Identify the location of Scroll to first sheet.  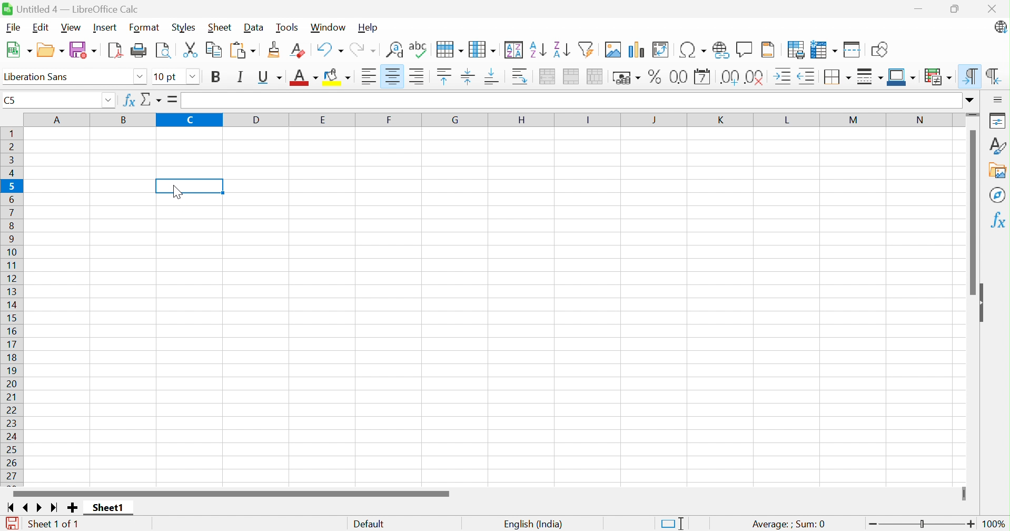
(8, 508).